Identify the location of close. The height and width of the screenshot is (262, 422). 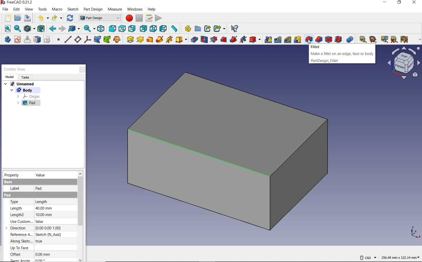
(414, 2).